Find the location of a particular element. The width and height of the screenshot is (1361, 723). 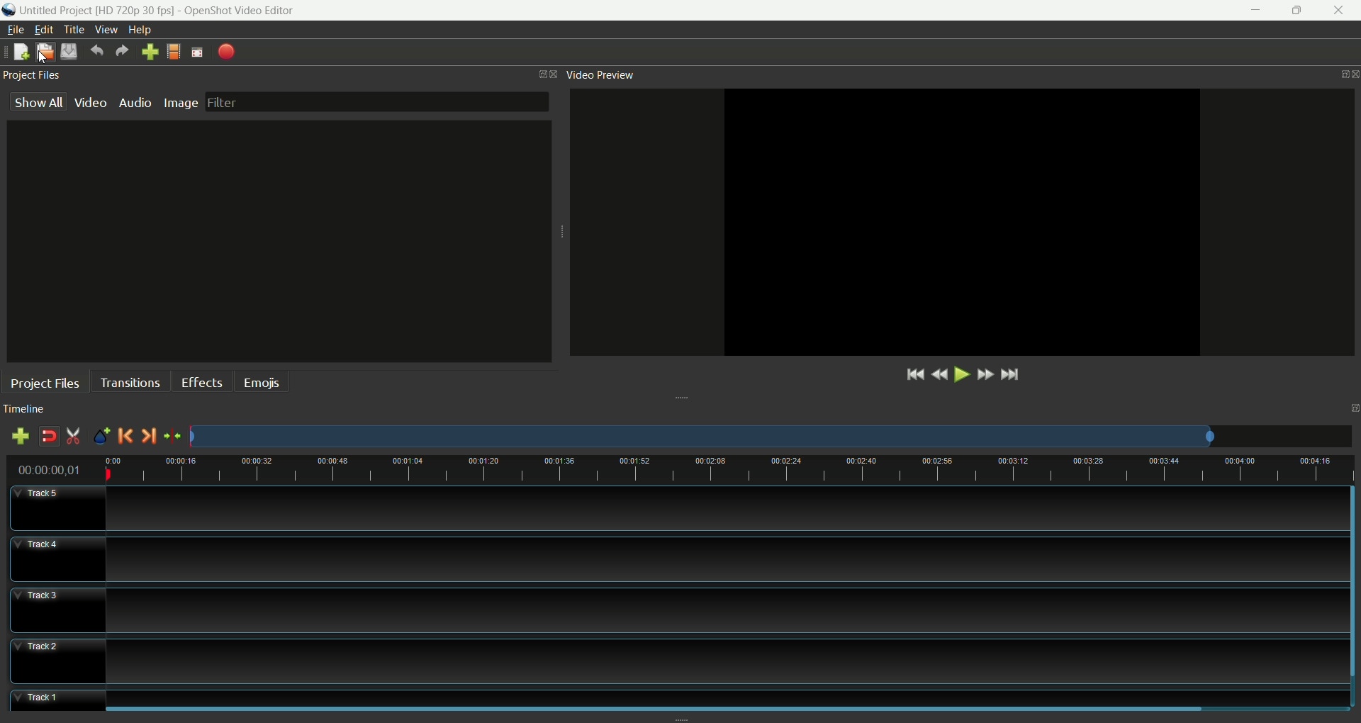

effects is located at coordinates (201, 380).